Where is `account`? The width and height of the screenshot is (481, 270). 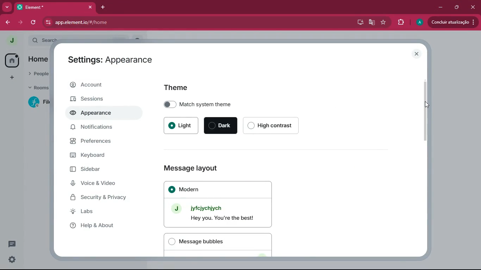
account is located at coordinates (102, 85).